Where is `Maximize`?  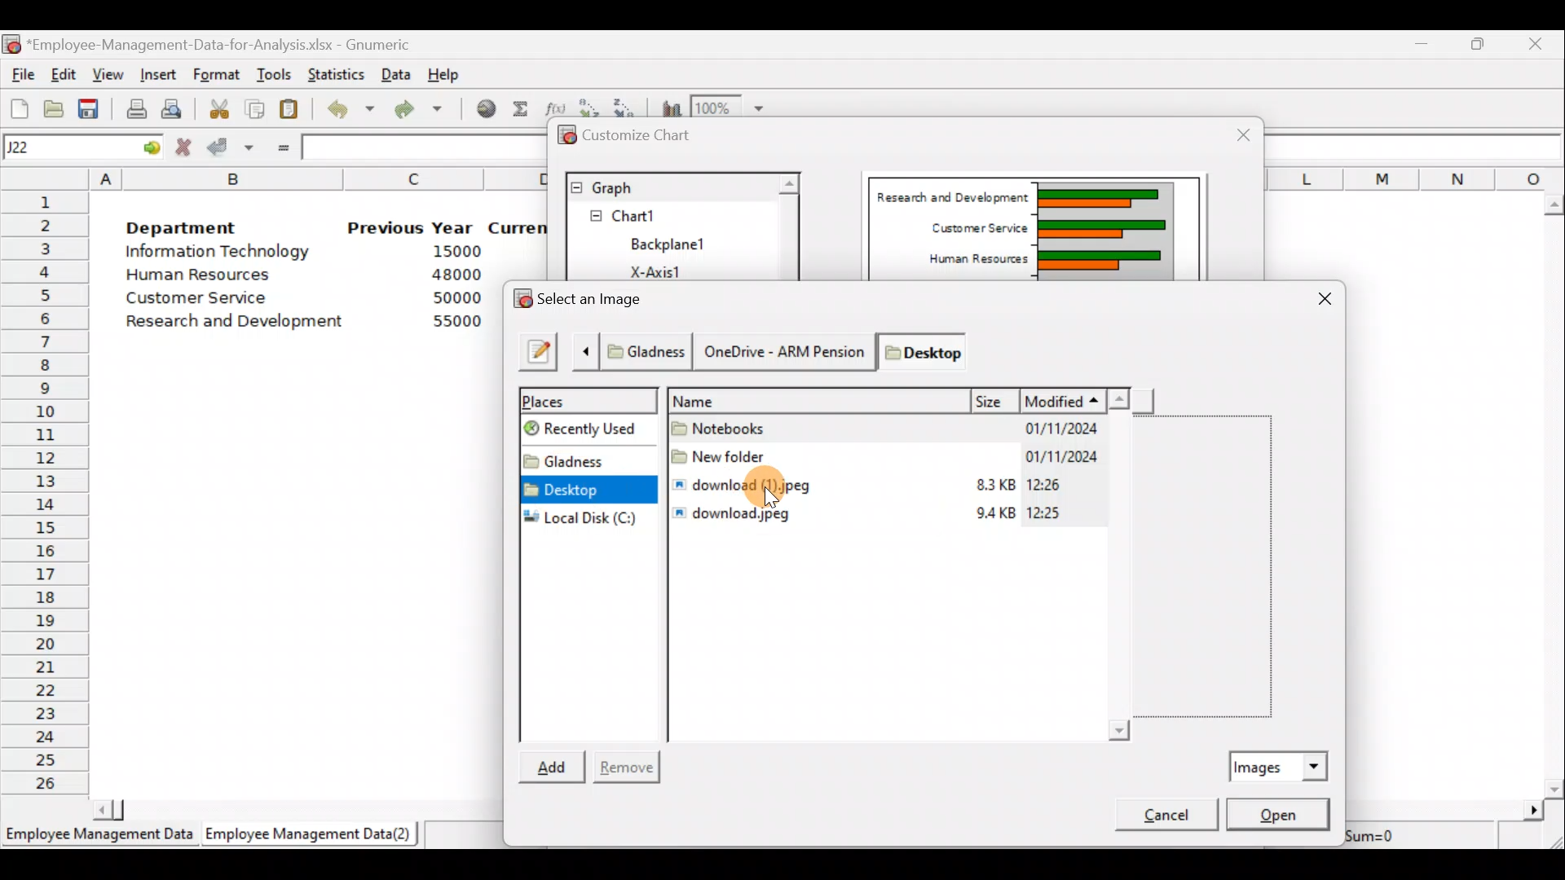 Maximize is located at coordinates (1482, 44).